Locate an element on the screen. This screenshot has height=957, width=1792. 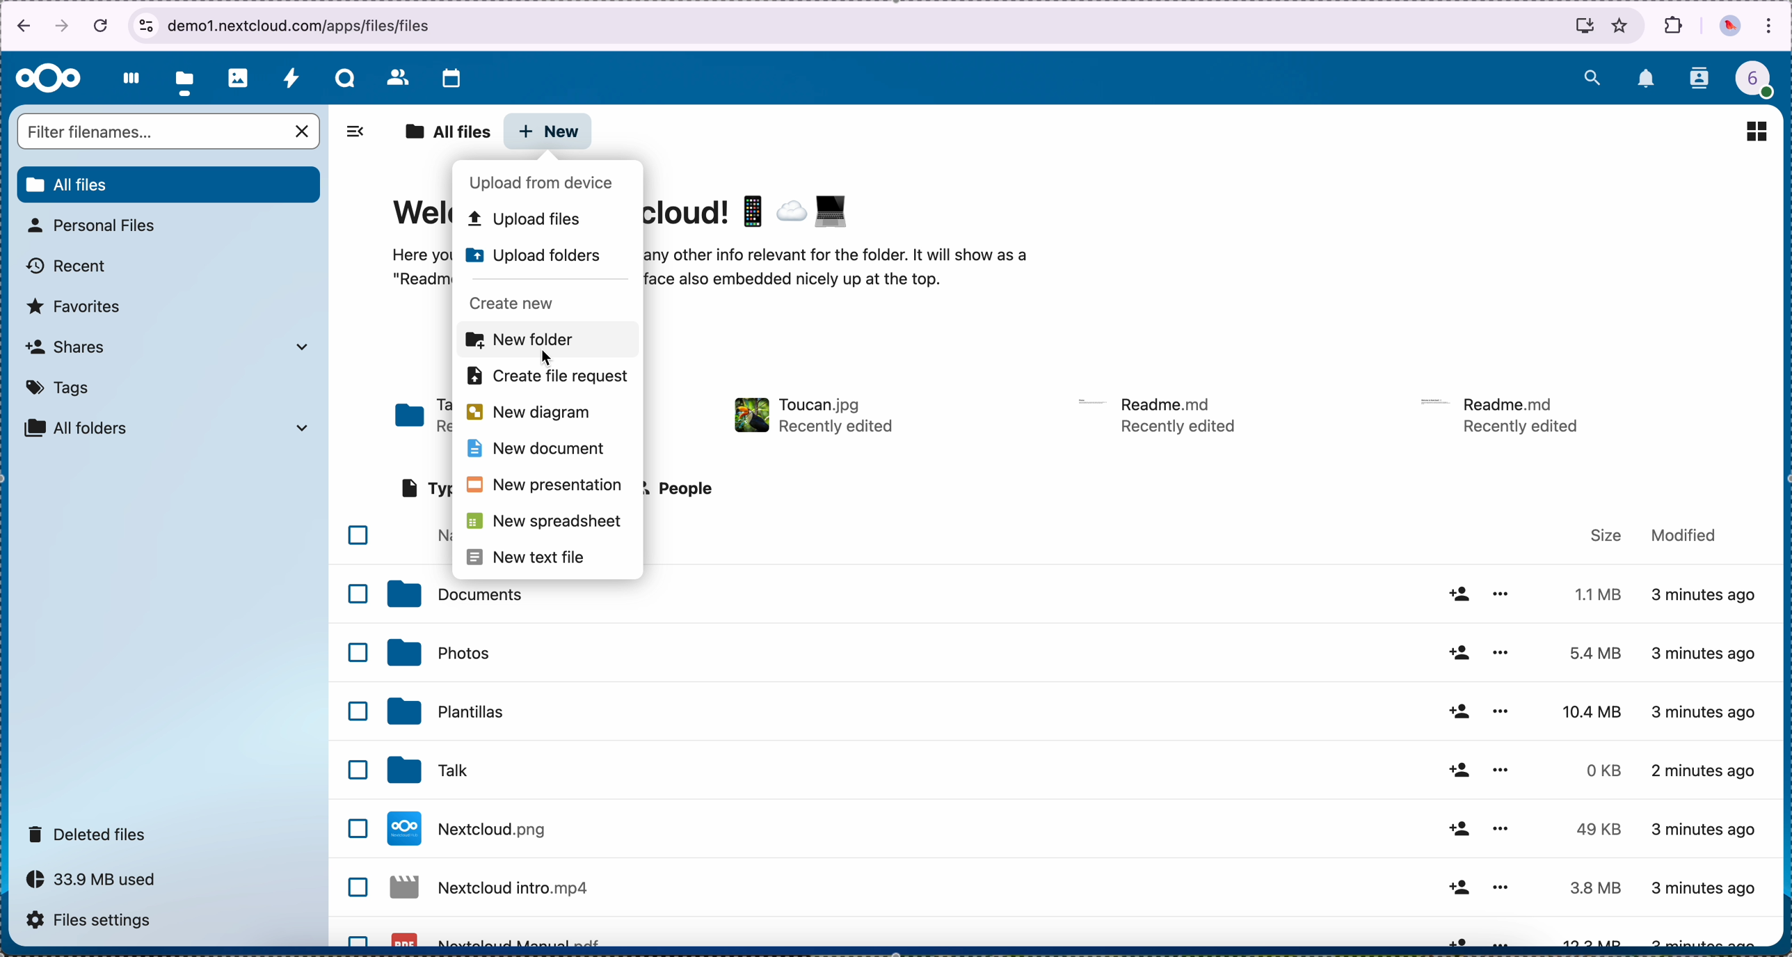
share is located at coordinates (1455, 939).